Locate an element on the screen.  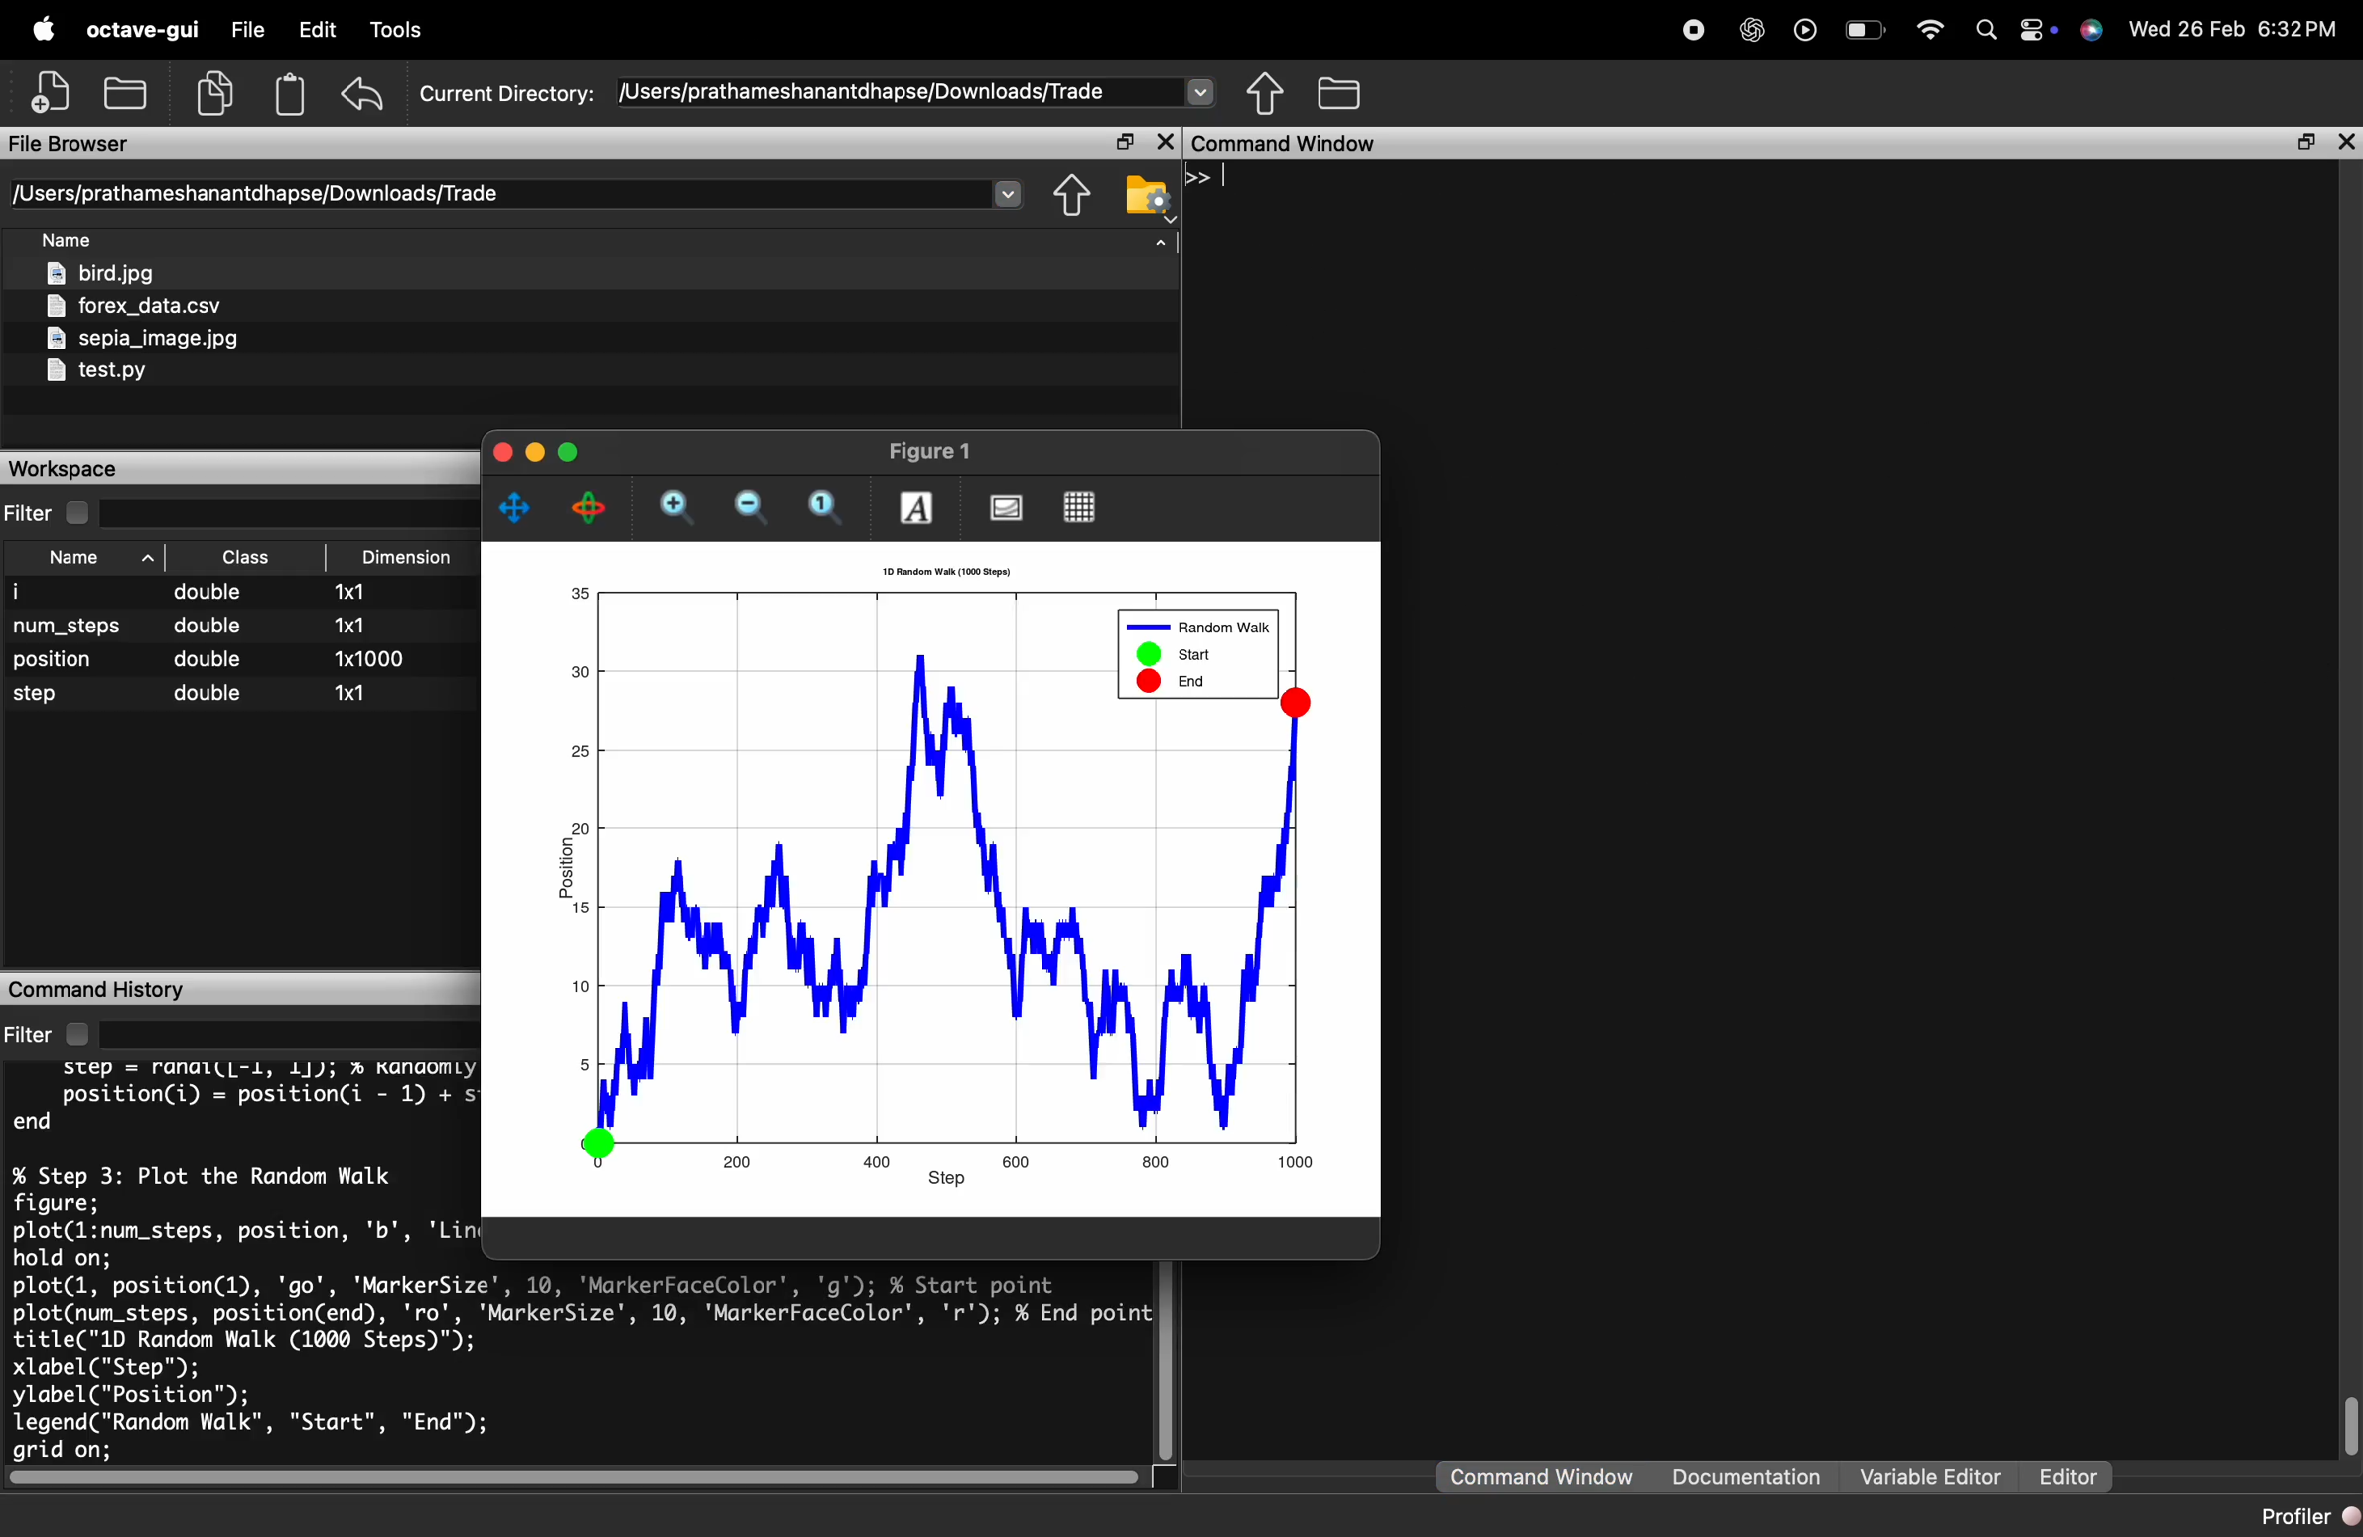
file browser is located at coordinates (70, 144).